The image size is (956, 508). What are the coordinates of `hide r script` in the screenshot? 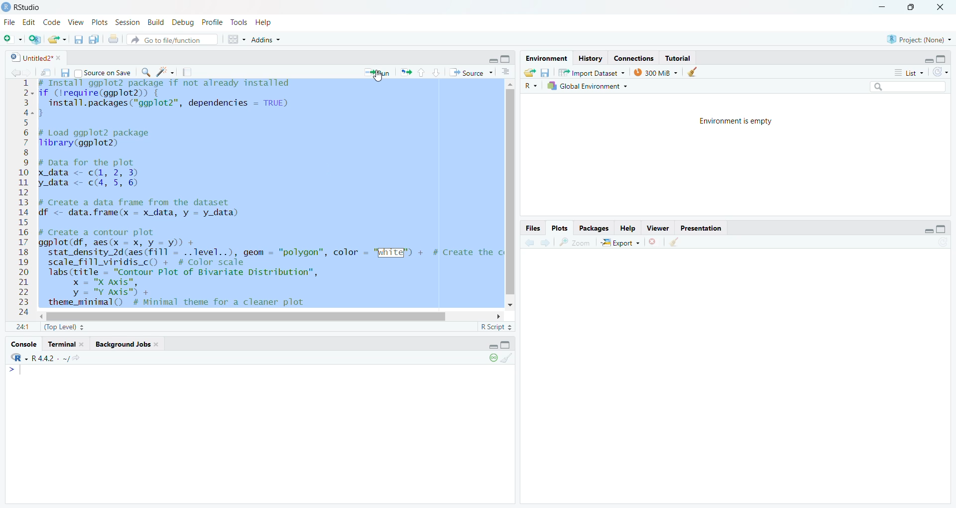 It's located at (491, 345).